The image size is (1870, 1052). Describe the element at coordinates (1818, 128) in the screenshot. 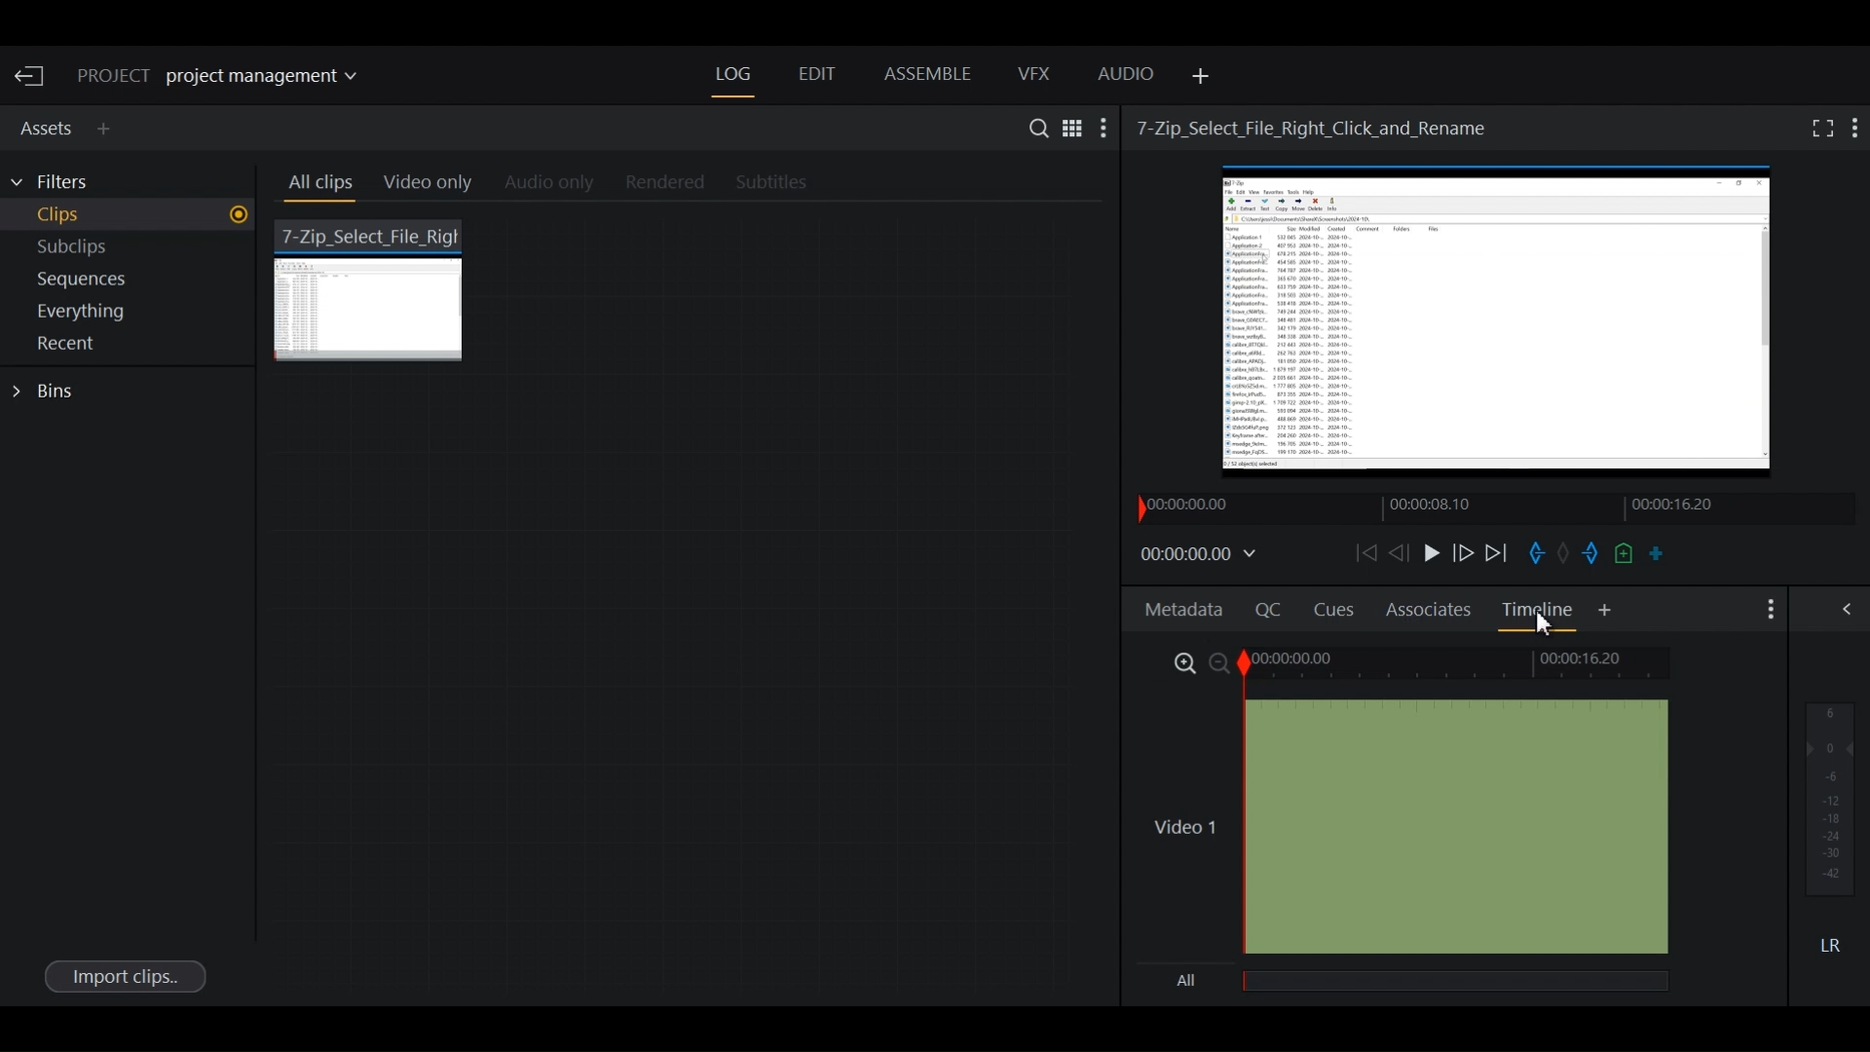

I see `Fullscreen` at that location.